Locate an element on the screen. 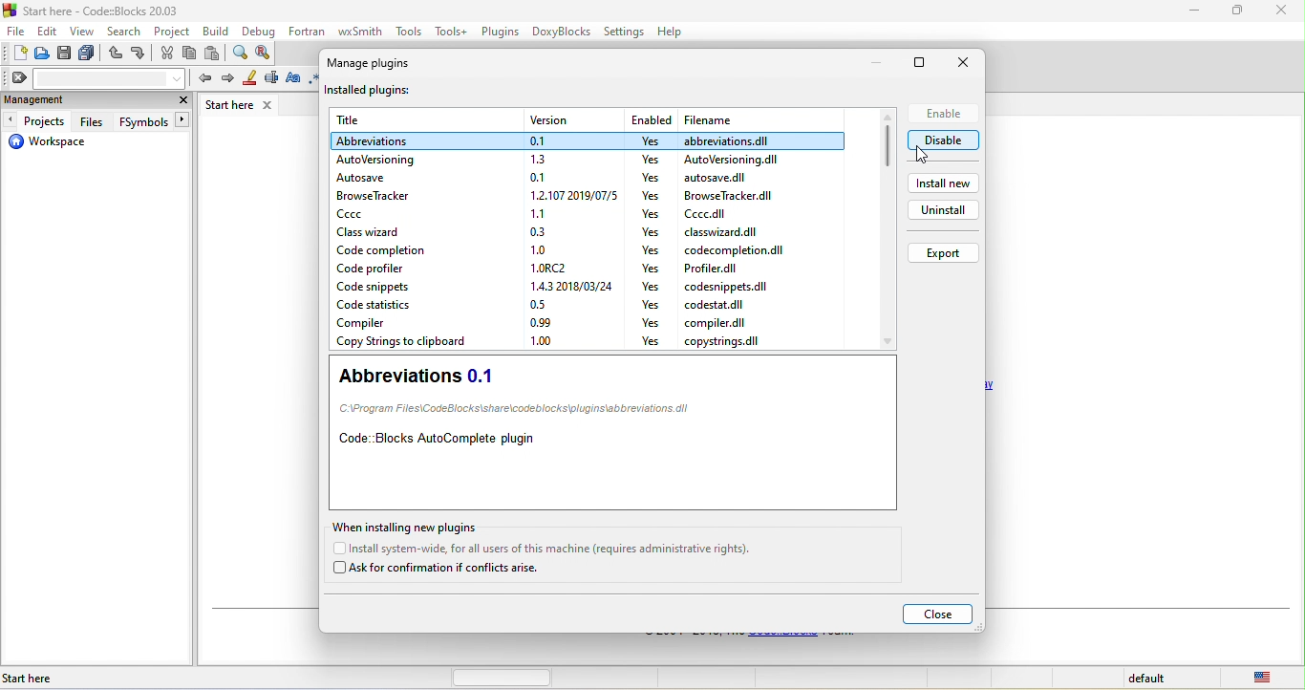 Image resolution: width=1305 pixels, height=690 pixels. version  is located at coordinates (541, 303).